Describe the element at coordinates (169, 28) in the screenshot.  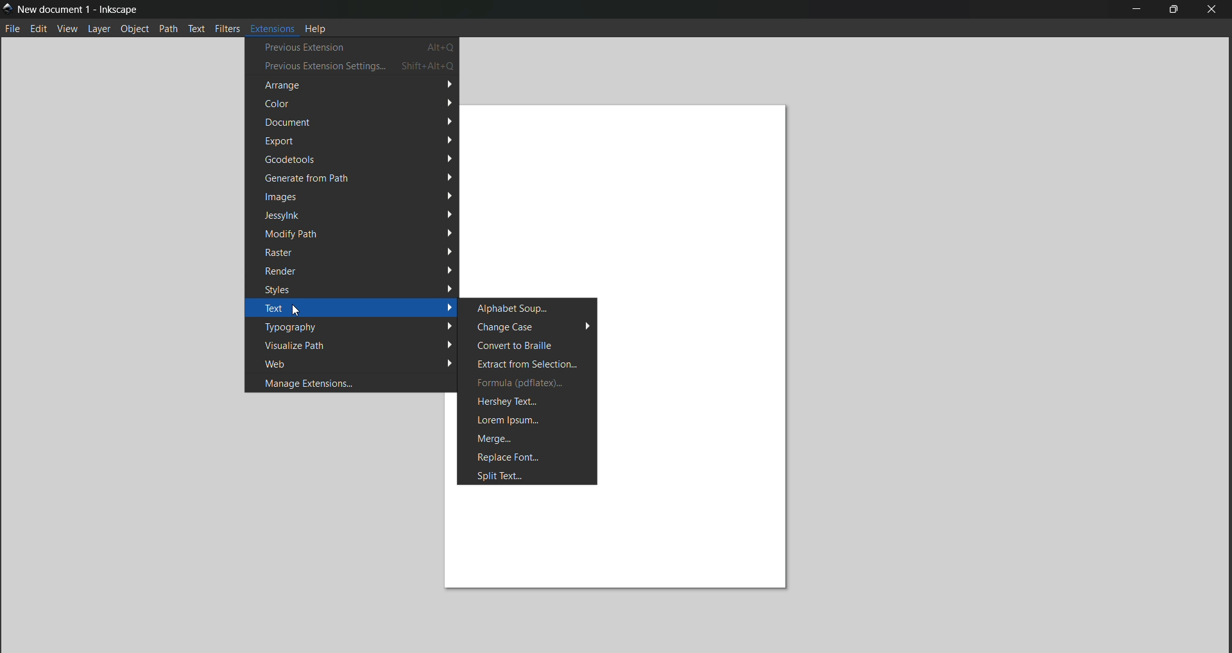
I see `path` at that location.